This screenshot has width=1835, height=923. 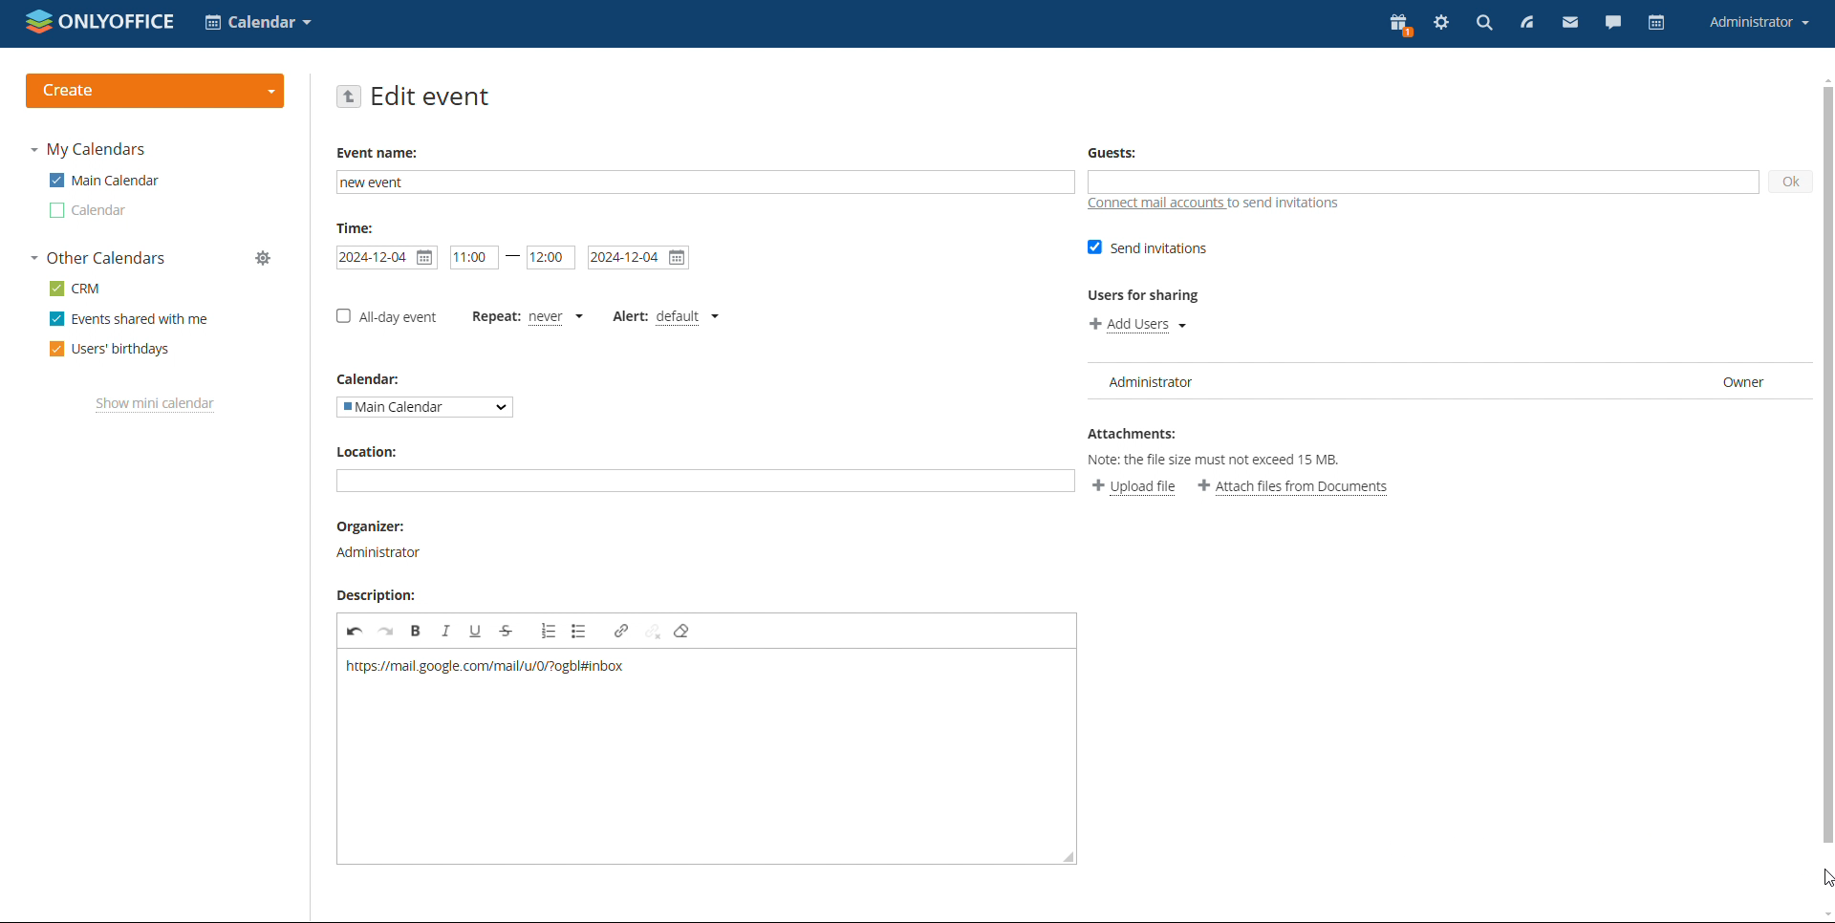 I want to click on redo, so click(x=386, y=632).